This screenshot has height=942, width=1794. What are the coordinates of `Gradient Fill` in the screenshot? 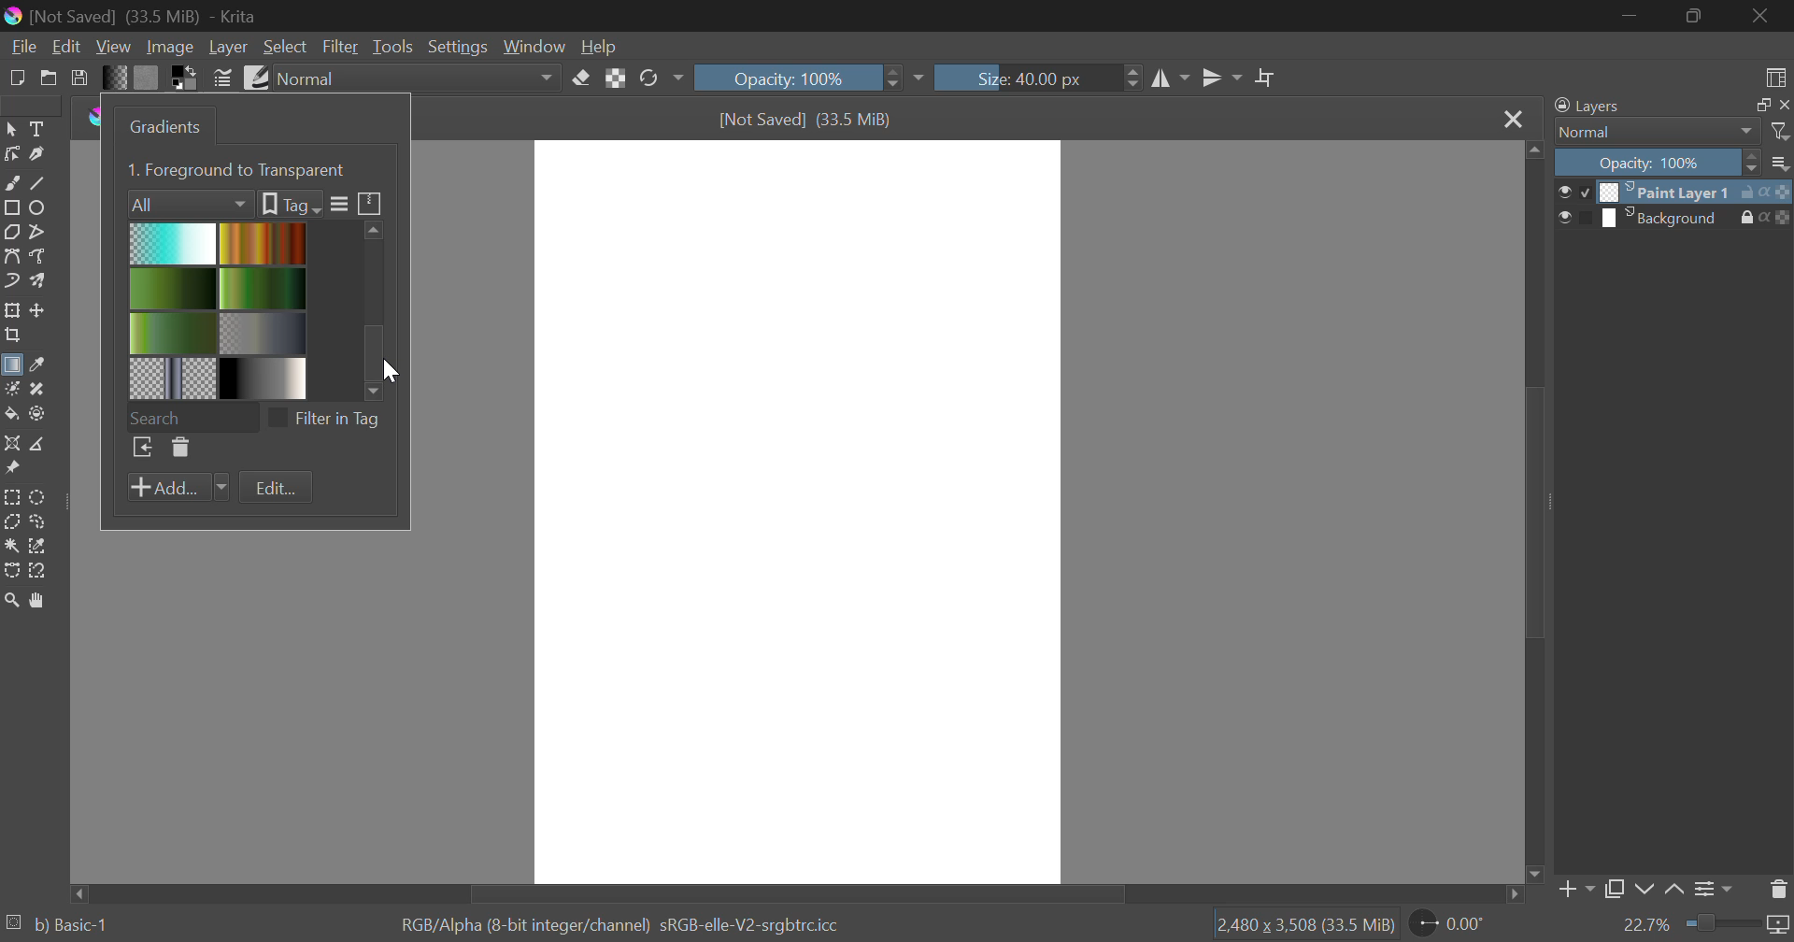 It's located at (11, 368).